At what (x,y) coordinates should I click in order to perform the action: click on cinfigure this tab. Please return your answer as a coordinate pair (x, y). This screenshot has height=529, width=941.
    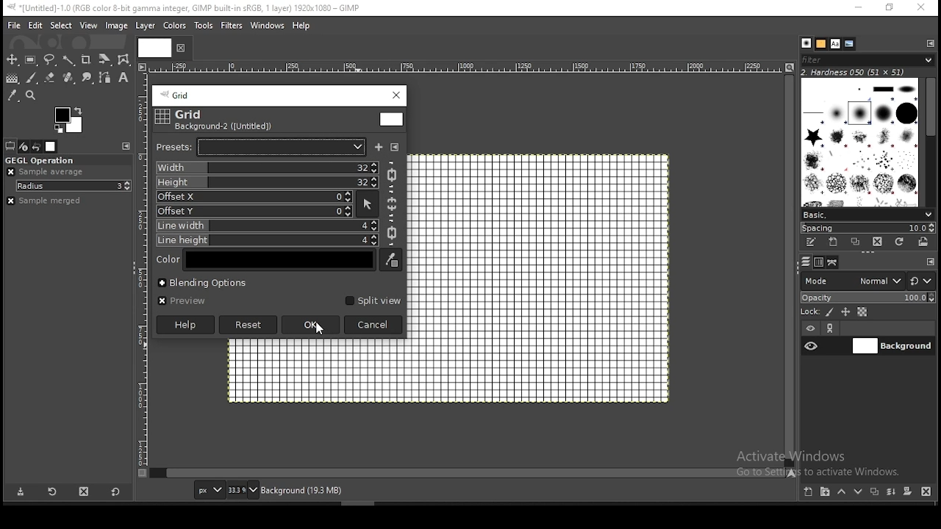
    Looking at the image, I should click on (931, 44).